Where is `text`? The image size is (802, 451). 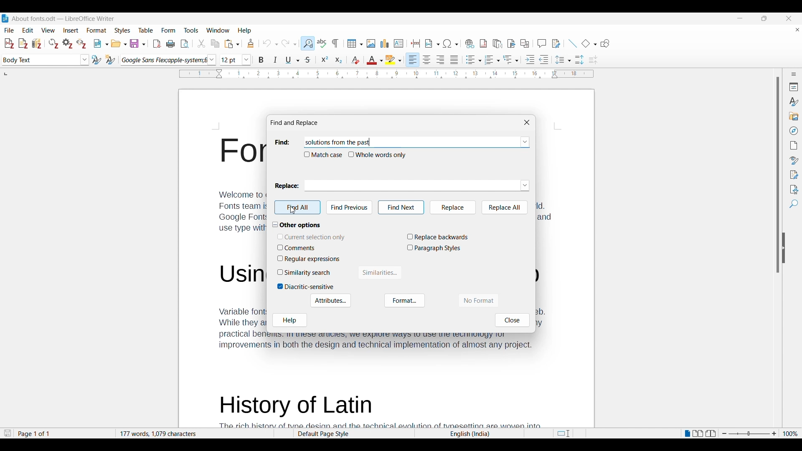
text is located at coordinates (409, 347).